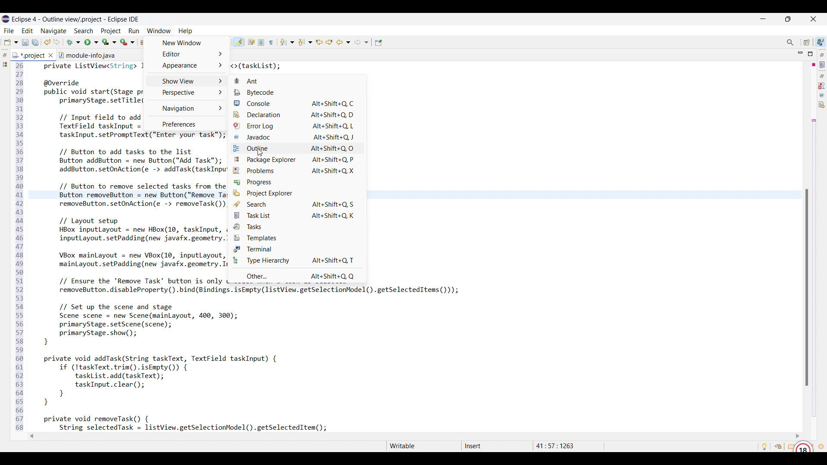  I want to click on Outline, so click(296, 148).